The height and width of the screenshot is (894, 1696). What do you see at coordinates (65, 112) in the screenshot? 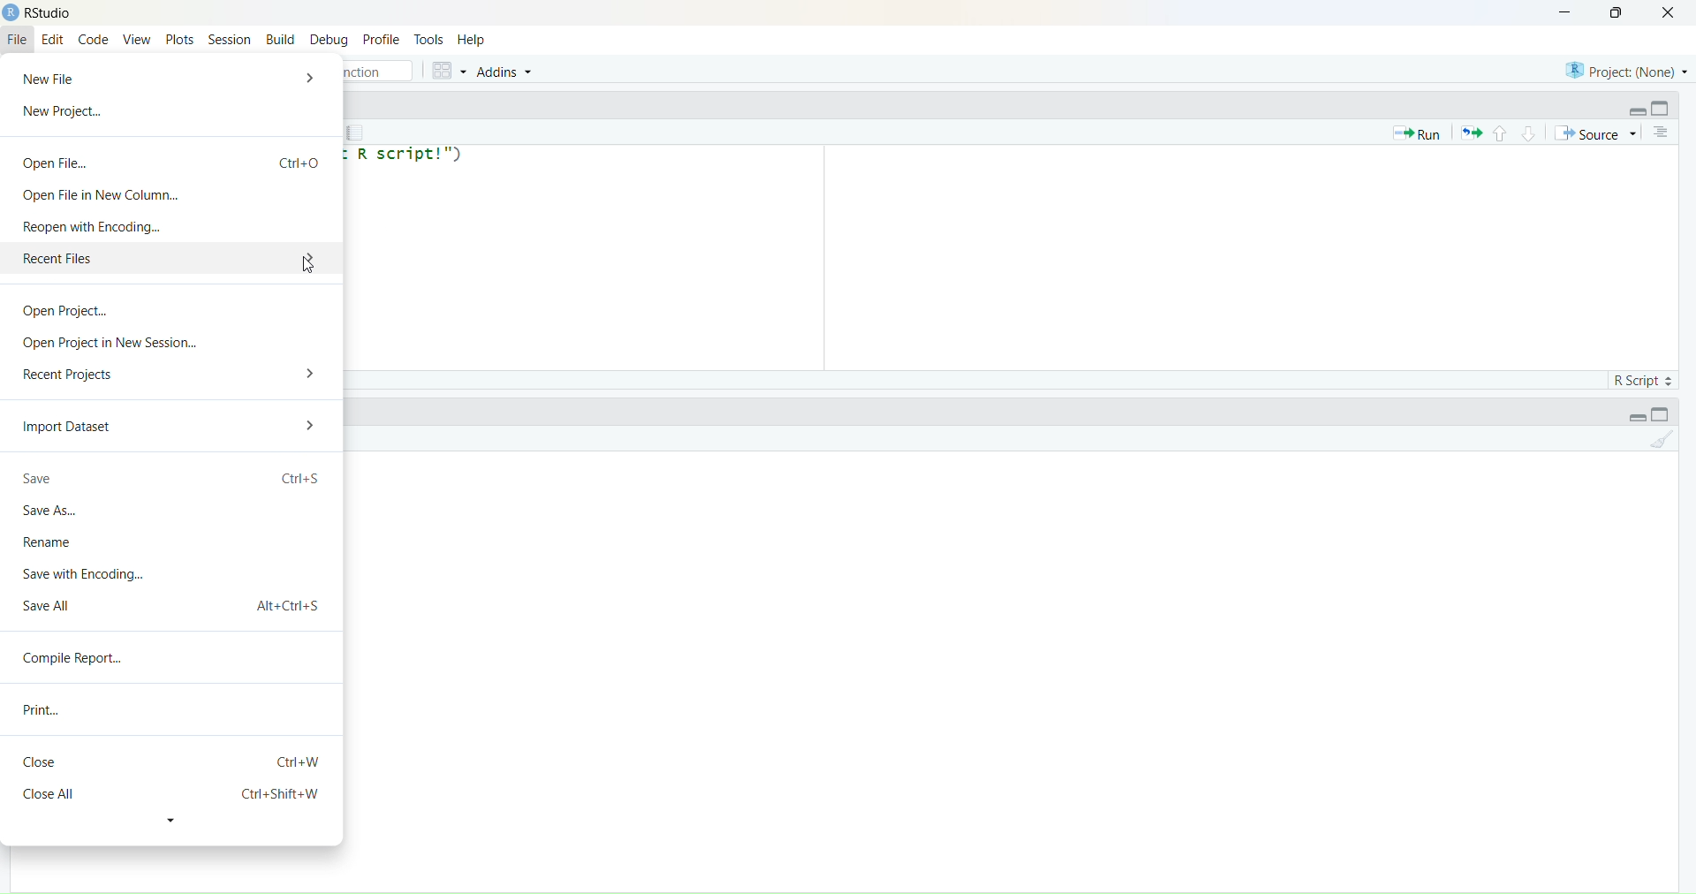
I see `New Project...` at bounding box center [65, 112].